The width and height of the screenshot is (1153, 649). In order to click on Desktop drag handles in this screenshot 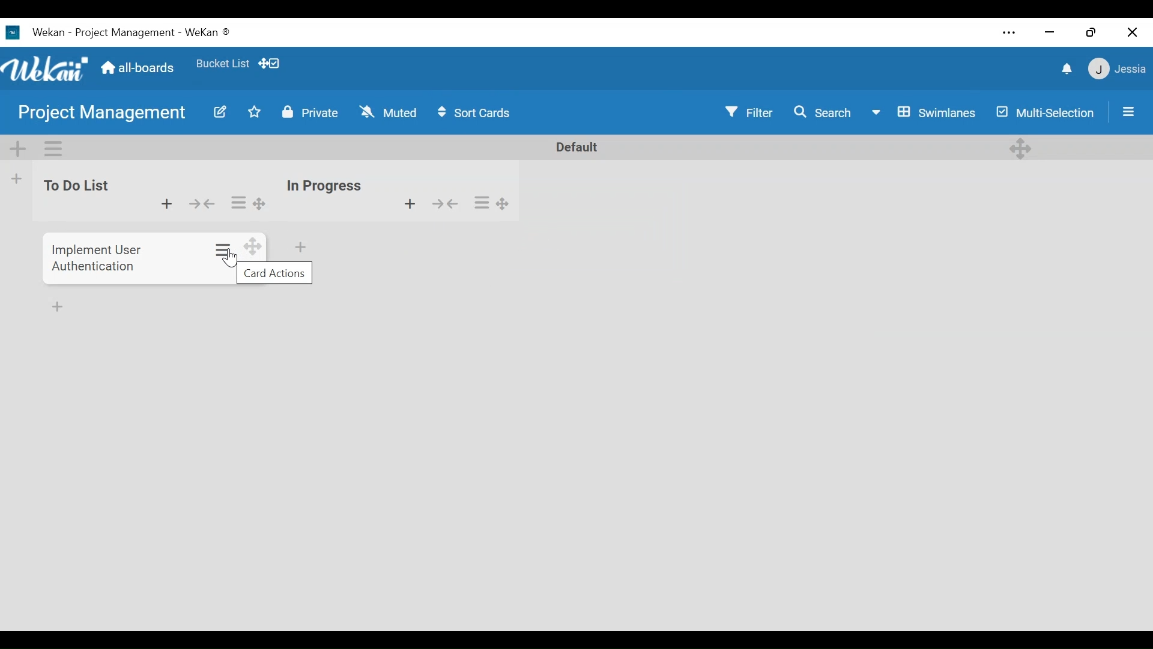, I will do `click(1021, 147)`.